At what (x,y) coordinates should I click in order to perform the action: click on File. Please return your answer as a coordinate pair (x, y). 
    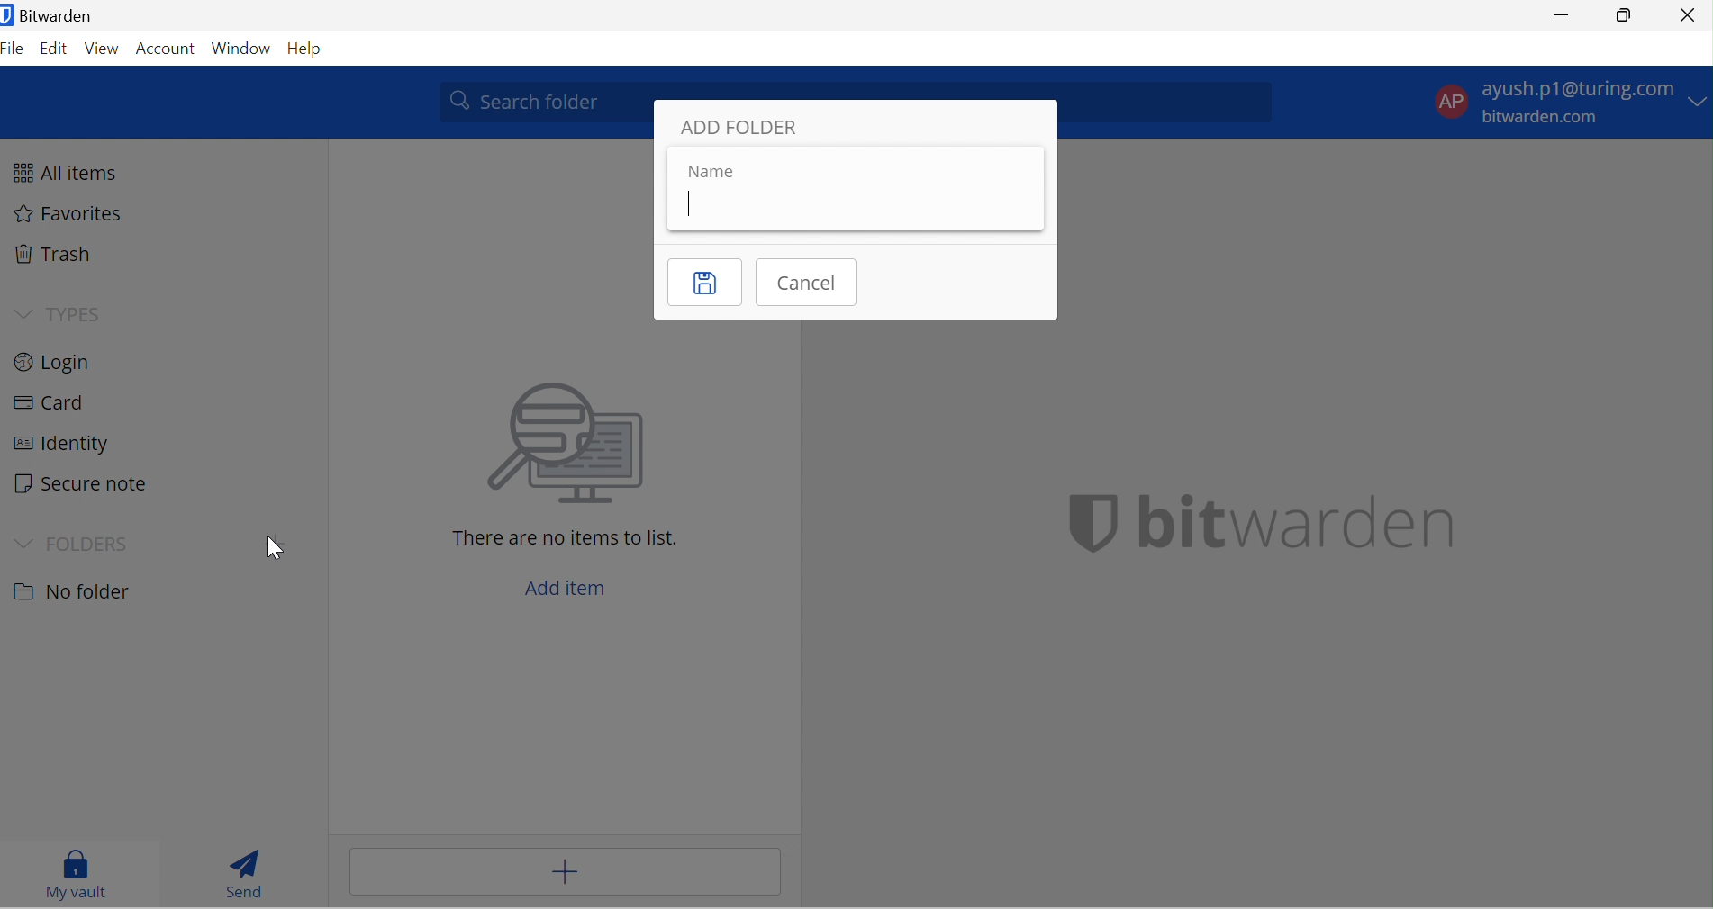
    Looking at the image, I should click on (15, 49).